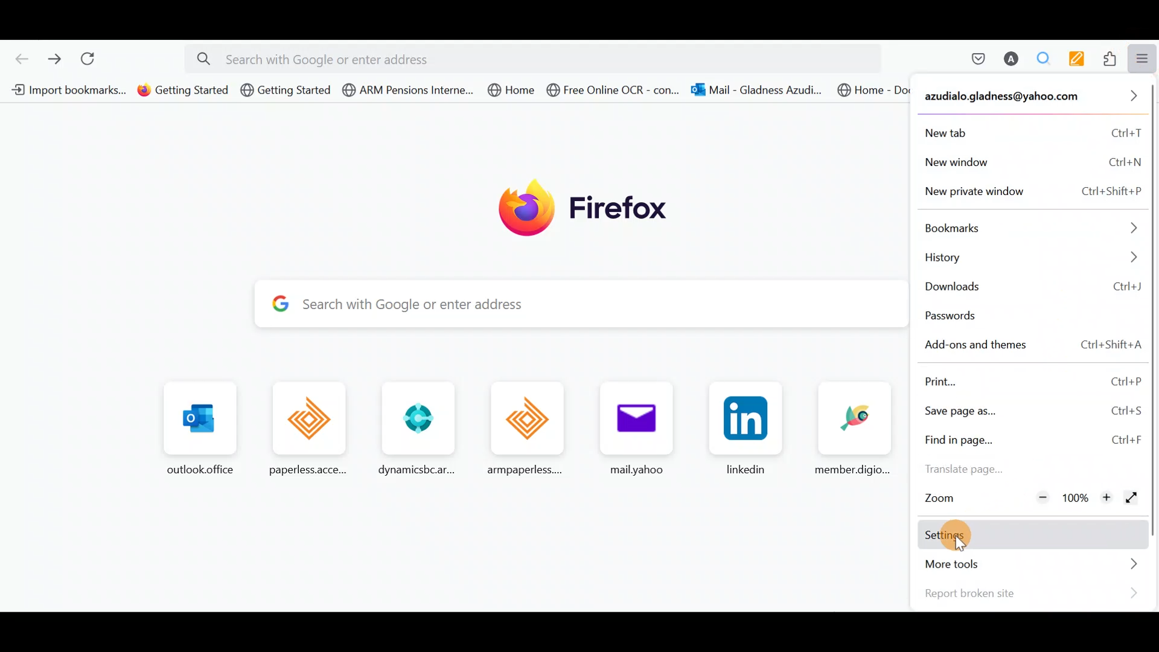  Describe the element at coordinates (53, 56) in the screenshot. I see `Go forward one page` at that location.